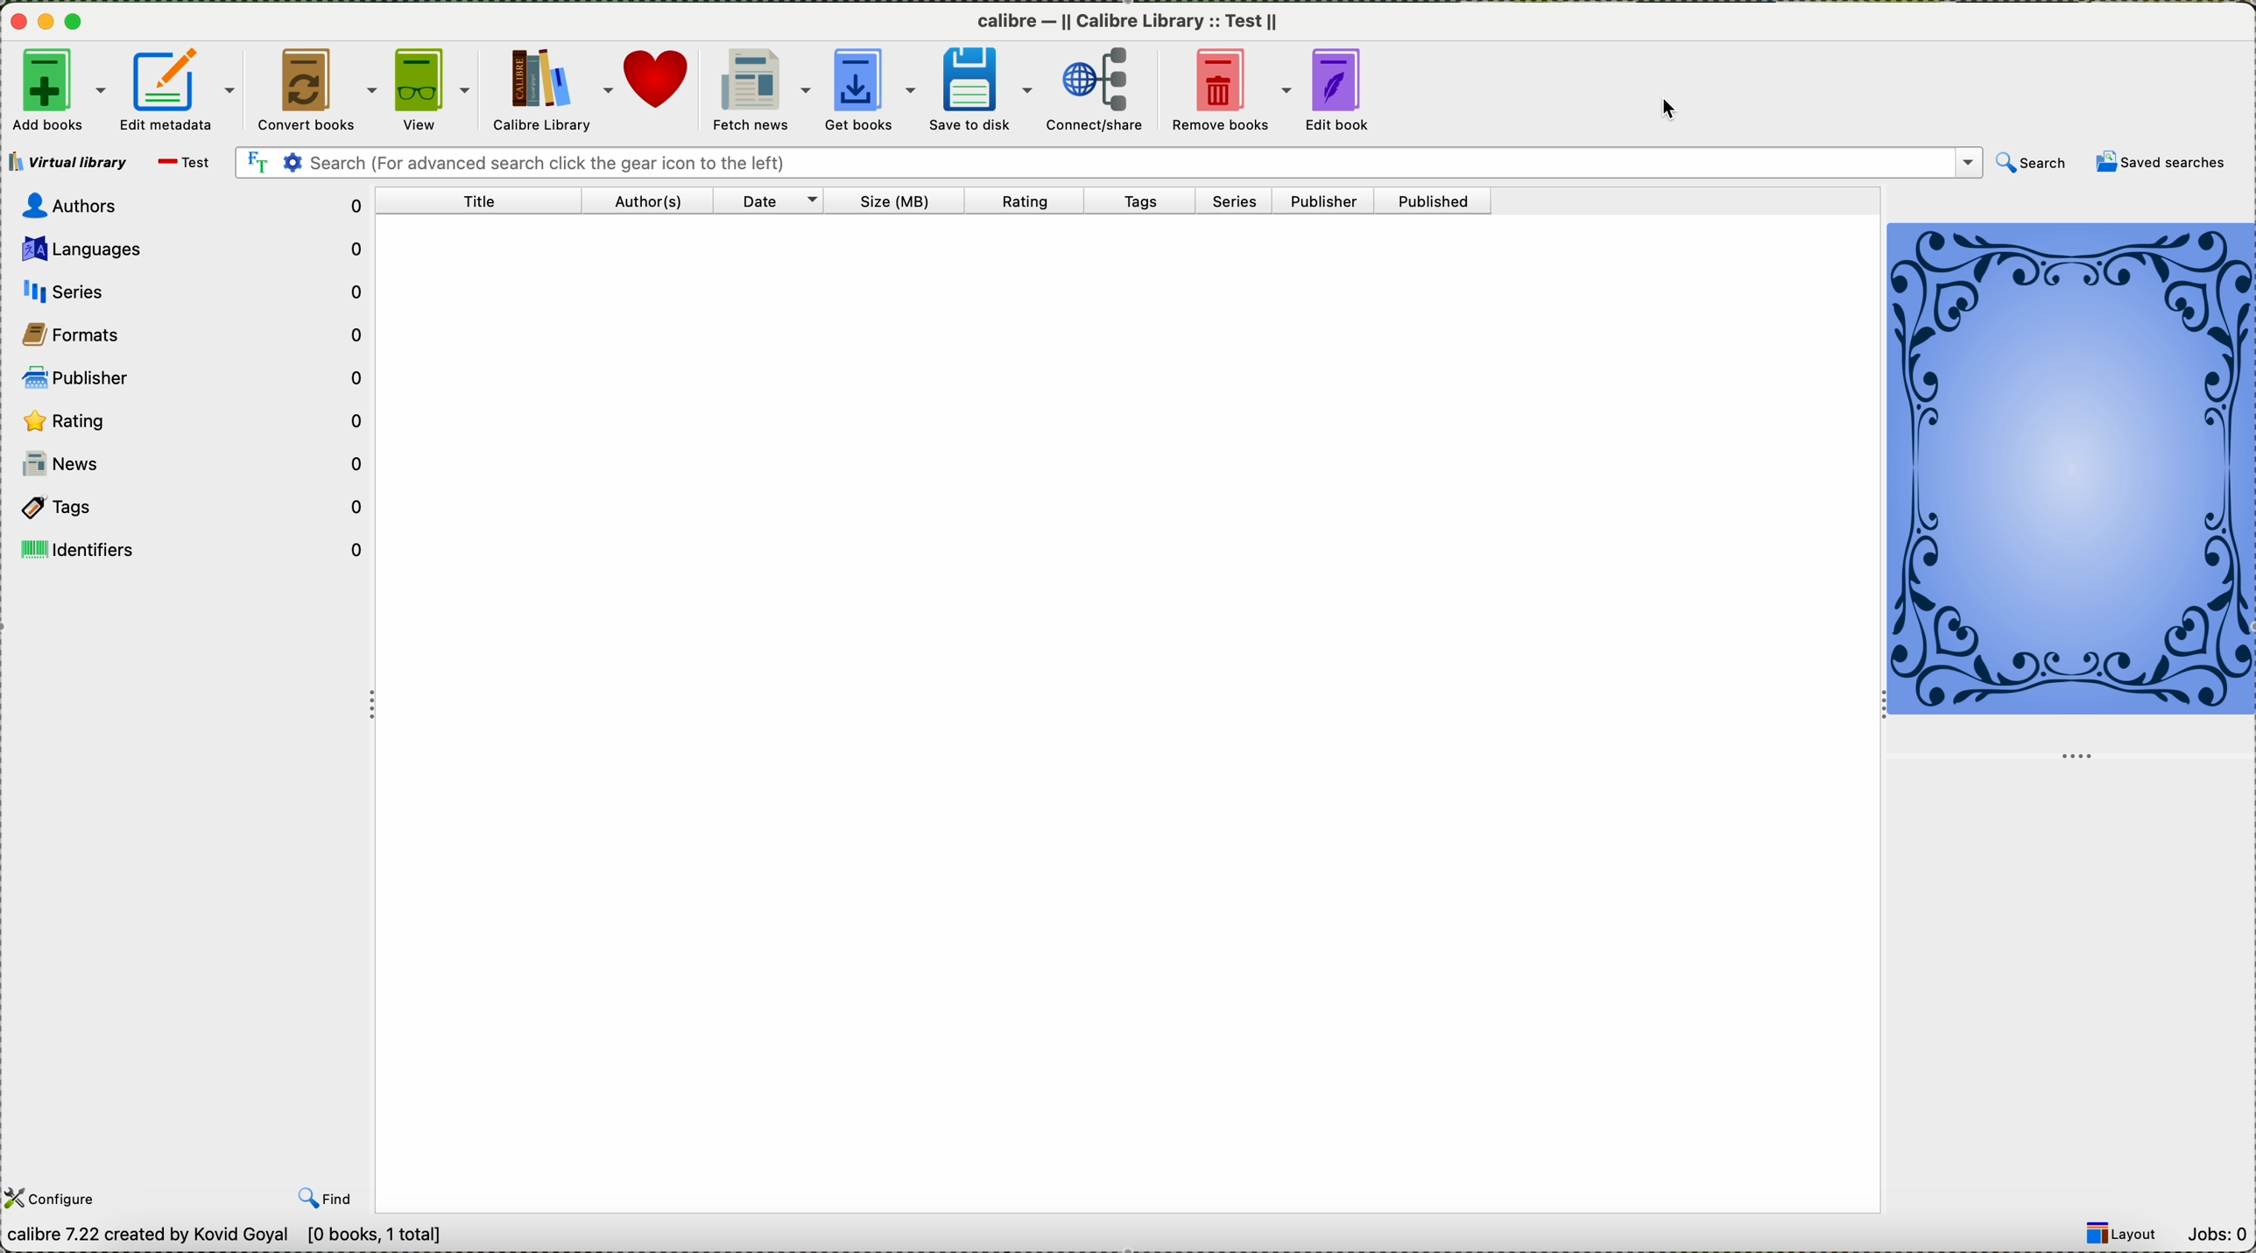 This screenshot has height=1253, width=2256. What do you see at coordinates (1046, 202) in the screenshot?
I see `rating` at bounding box center [1046, 202].